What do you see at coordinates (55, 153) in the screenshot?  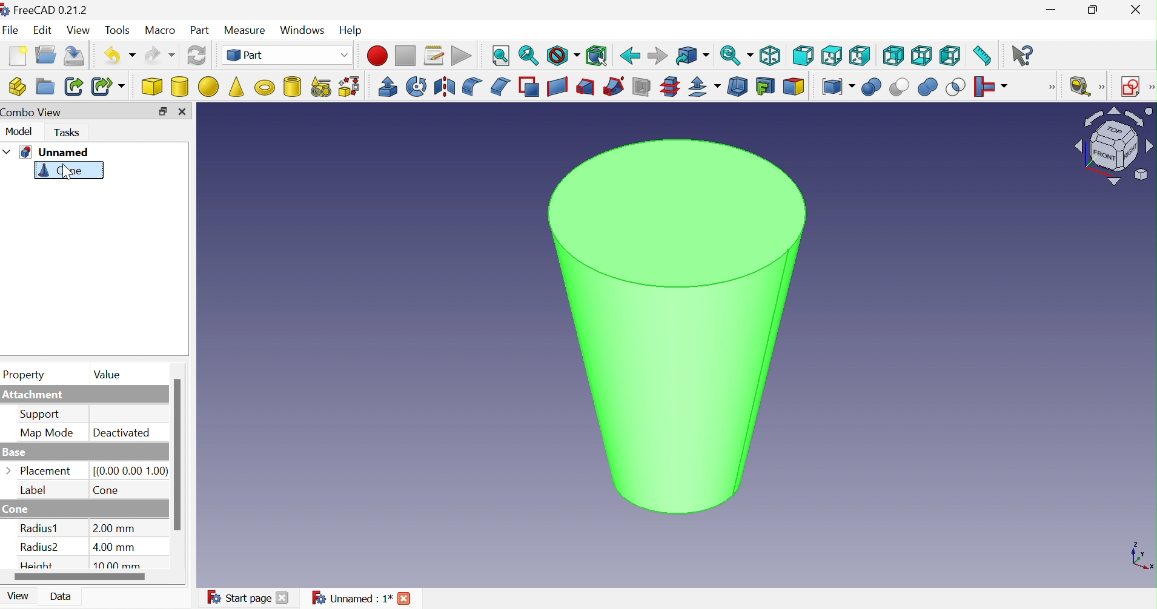 I see `Unnamed` at bounding box center [55, 153].